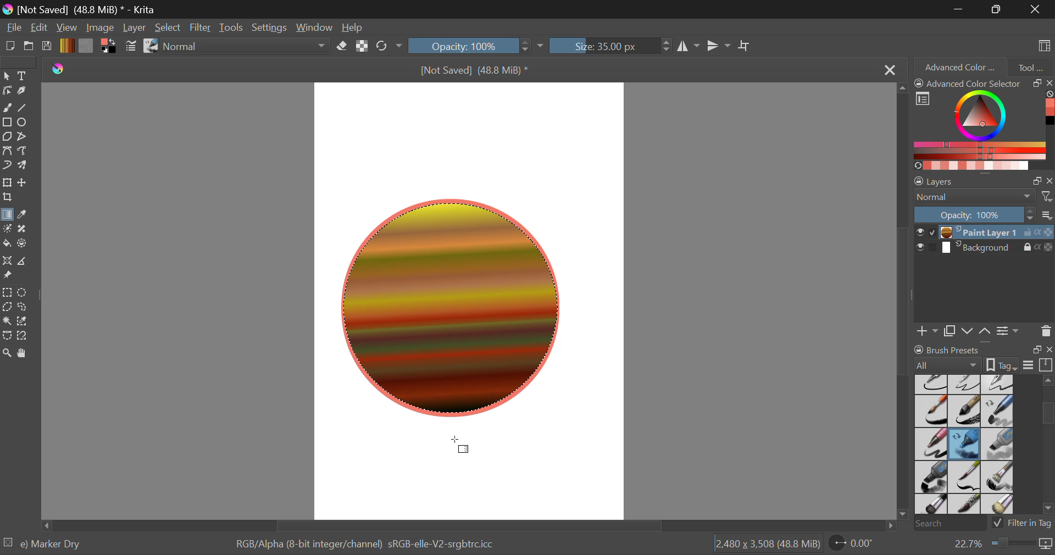 Image resolution: width=1055 pixels, height=555 pixels. Describe the element at coordinates (998, 444) in the screenshot. I see `Marker Medium` at that location.